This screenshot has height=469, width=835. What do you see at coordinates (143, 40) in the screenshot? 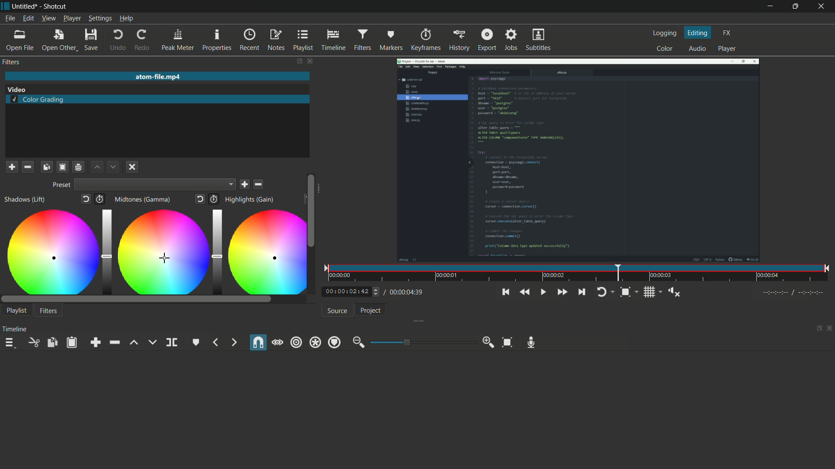
I see `redo` at bounding box center [143, 40].